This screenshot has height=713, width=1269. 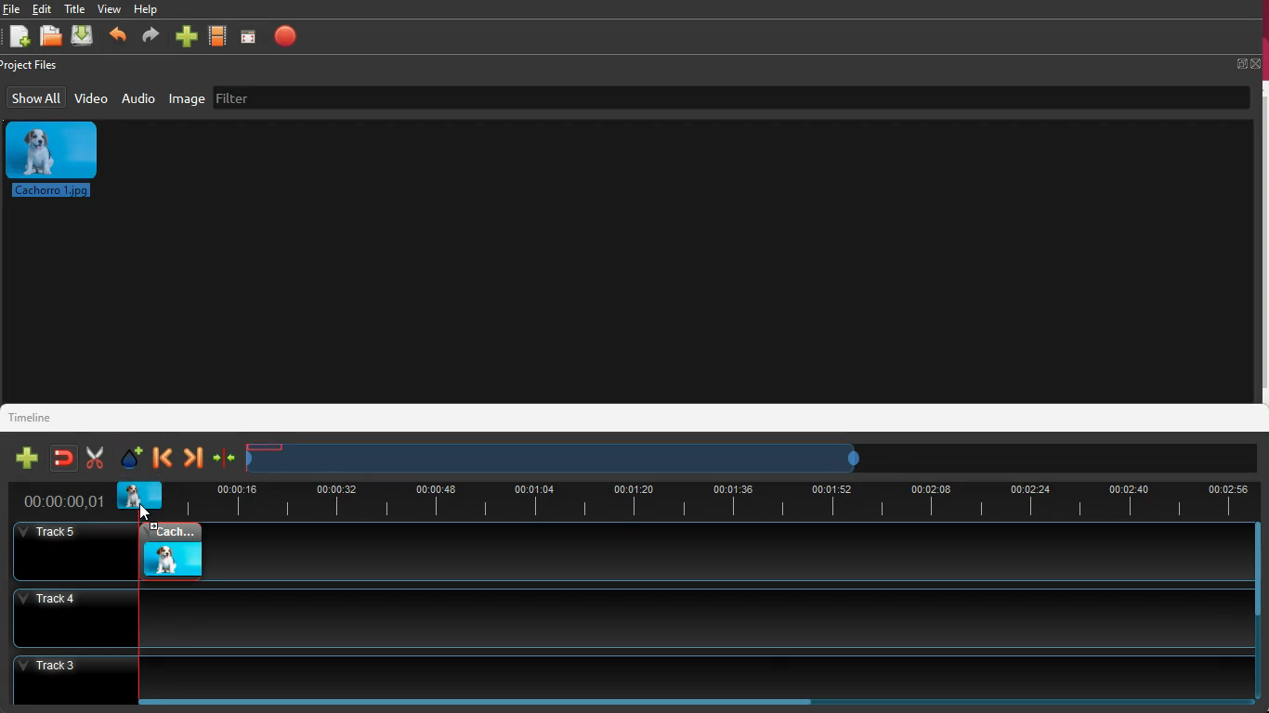 I want to click on effect, so click(x=130, y=457).